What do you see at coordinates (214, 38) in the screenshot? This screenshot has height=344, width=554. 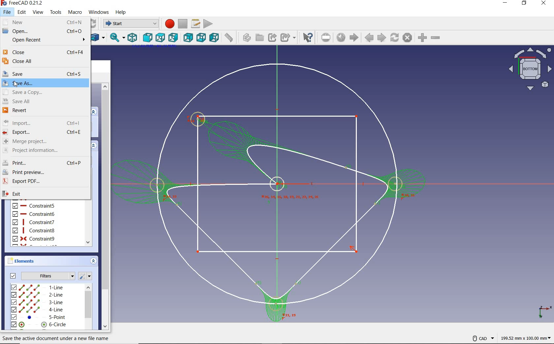 I see `left` at bounding box center [214, 38].